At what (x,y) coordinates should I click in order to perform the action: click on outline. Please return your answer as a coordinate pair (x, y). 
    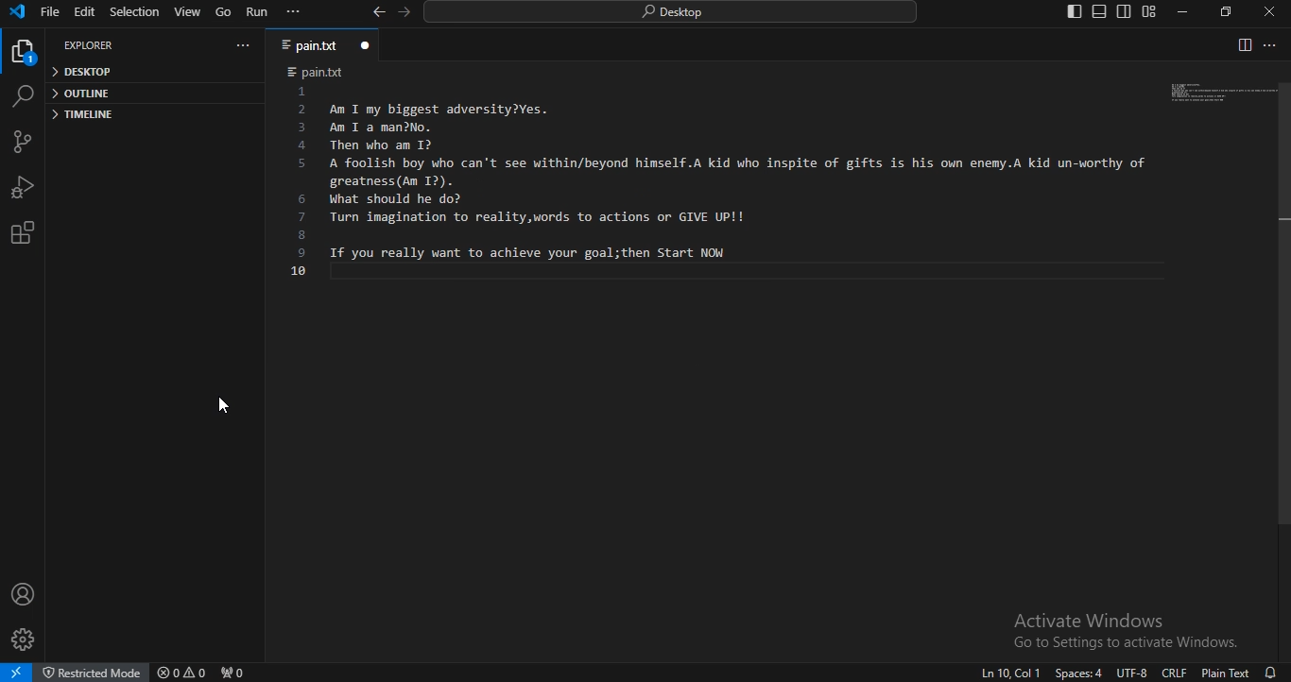
    Looking at the image, I should click on (83, 94).